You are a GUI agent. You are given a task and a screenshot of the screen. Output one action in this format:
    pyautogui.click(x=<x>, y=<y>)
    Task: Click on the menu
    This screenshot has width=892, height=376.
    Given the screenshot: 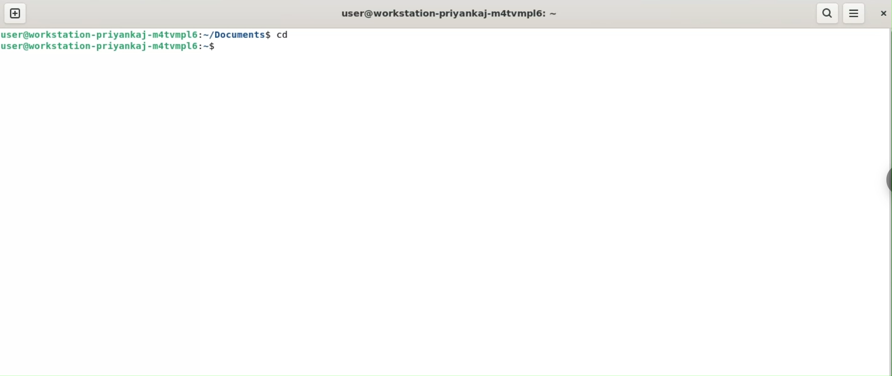 What is the action you would take?
    pyautogui.click(x=855, y=13)
    